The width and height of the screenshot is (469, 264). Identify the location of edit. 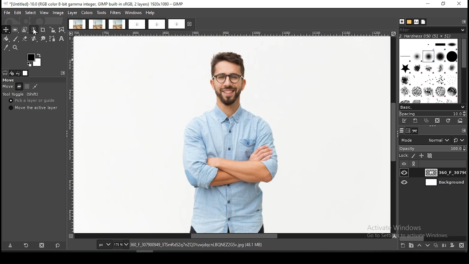
(18, 12).